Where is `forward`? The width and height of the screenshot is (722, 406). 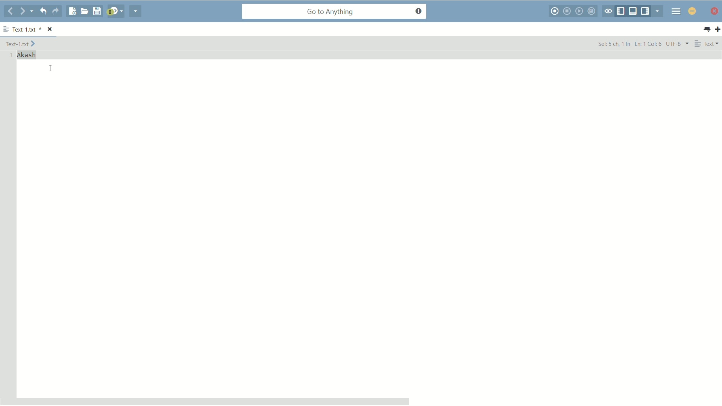 forward is located at coordinates (27, 11).